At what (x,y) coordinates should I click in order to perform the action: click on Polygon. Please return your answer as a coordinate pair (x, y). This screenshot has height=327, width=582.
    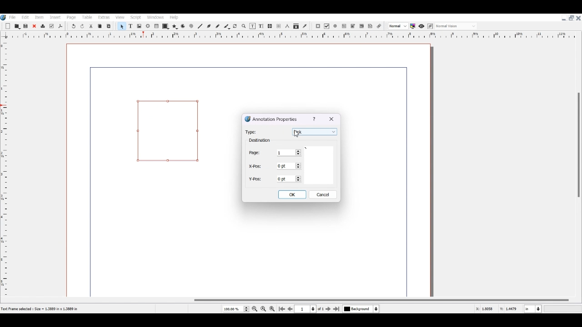
    Looking at the image, I should click on (175, 26).